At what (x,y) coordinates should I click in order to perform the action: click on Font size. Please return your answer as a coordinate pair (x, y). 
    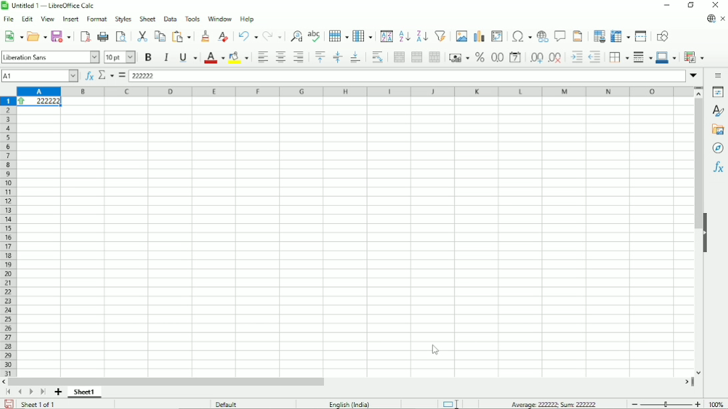
    Looking at the image, I should click on (119, 57).